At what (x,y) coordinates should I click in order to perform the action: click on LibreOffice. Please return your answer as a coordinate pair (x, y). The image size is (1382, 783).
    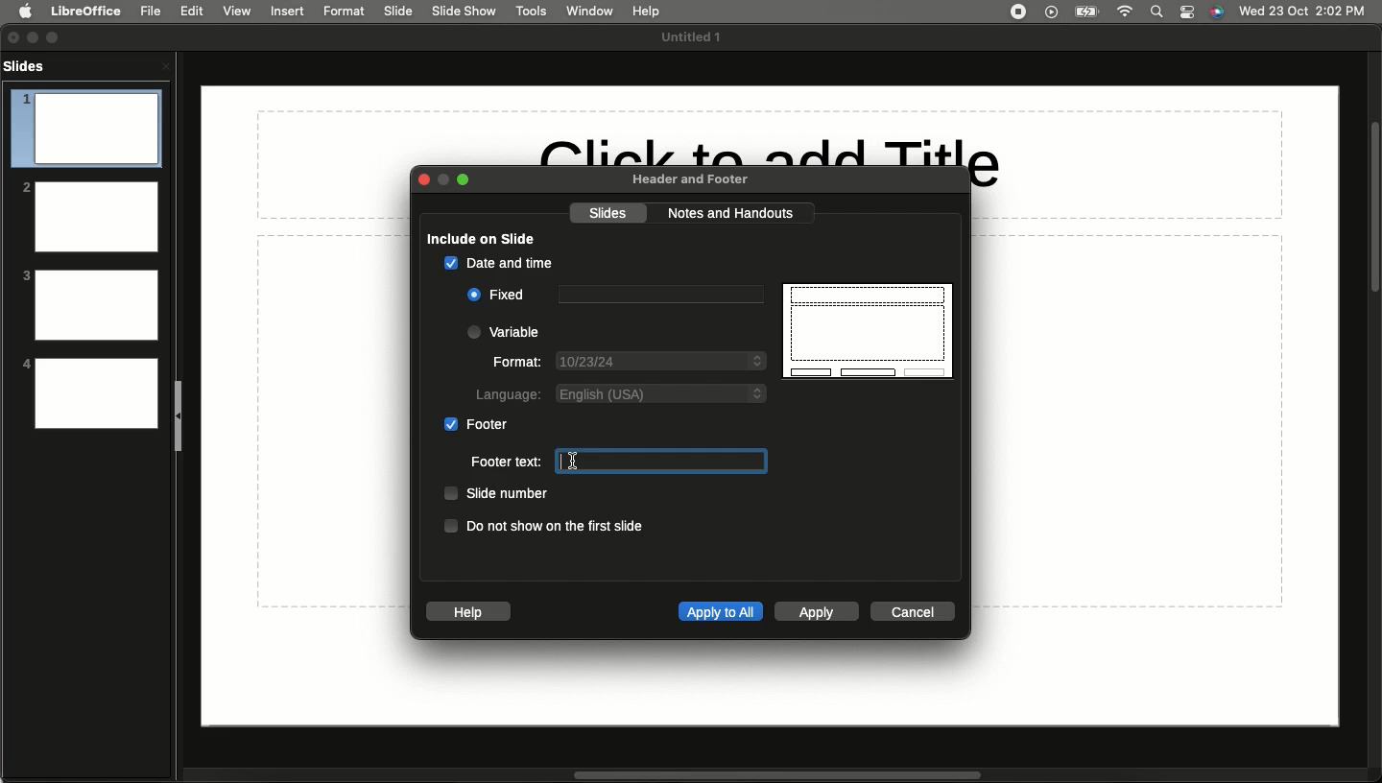
    Looking at the image, I should click on (84, 11).